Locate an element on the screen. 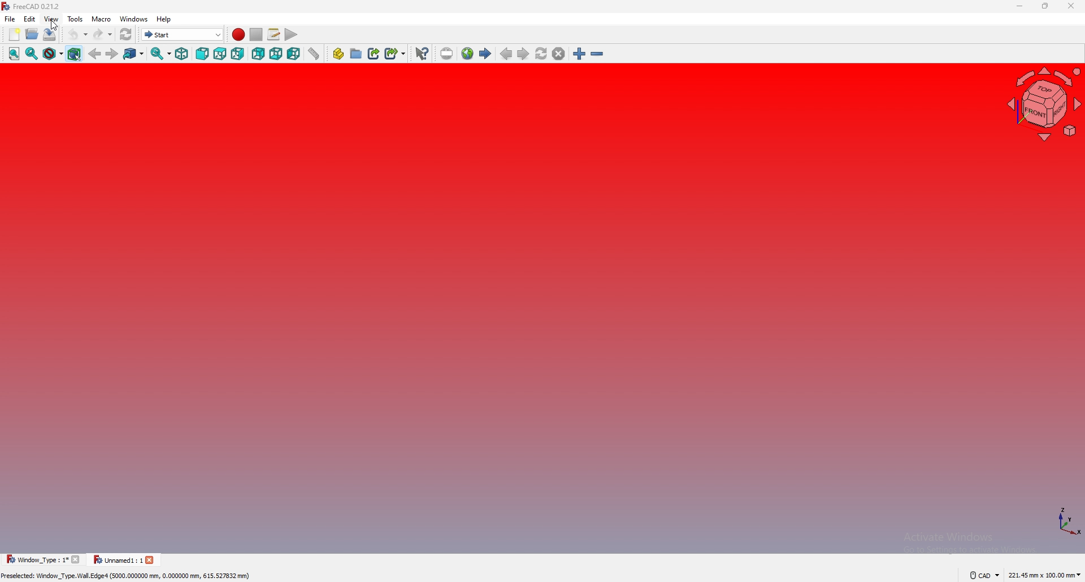  right is located at coordinates (238, 54).